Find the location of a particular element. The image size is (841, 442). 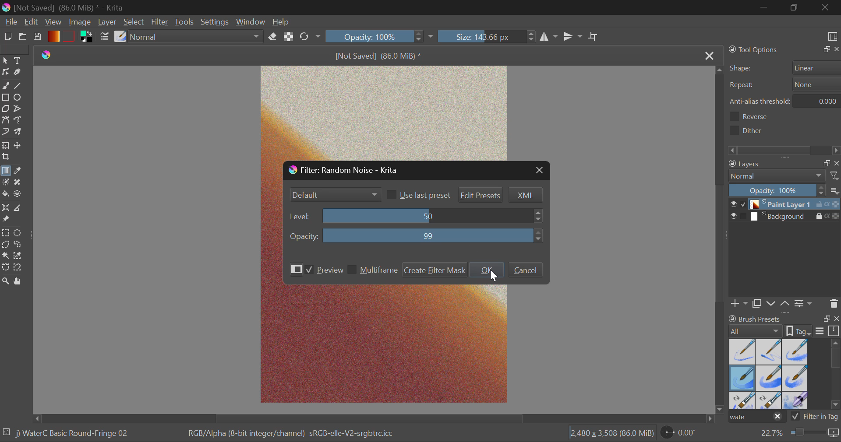

dither is located at coordinates (749, 130).